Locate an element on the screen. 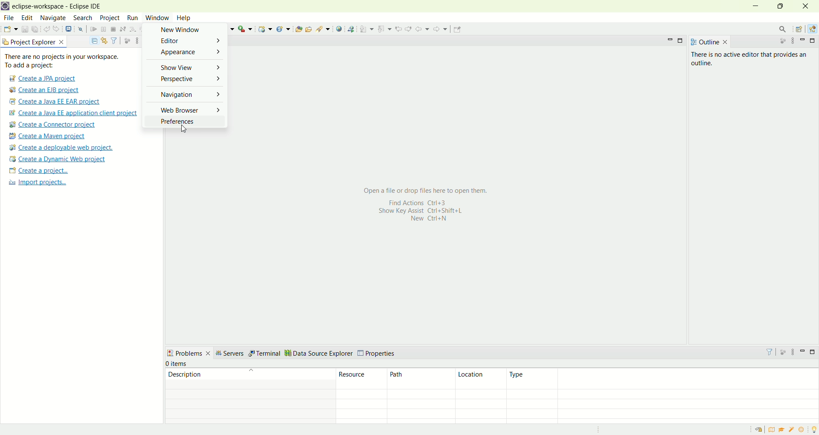 The image size is (819, 435). open perspective is located at coordinates (800, 30).